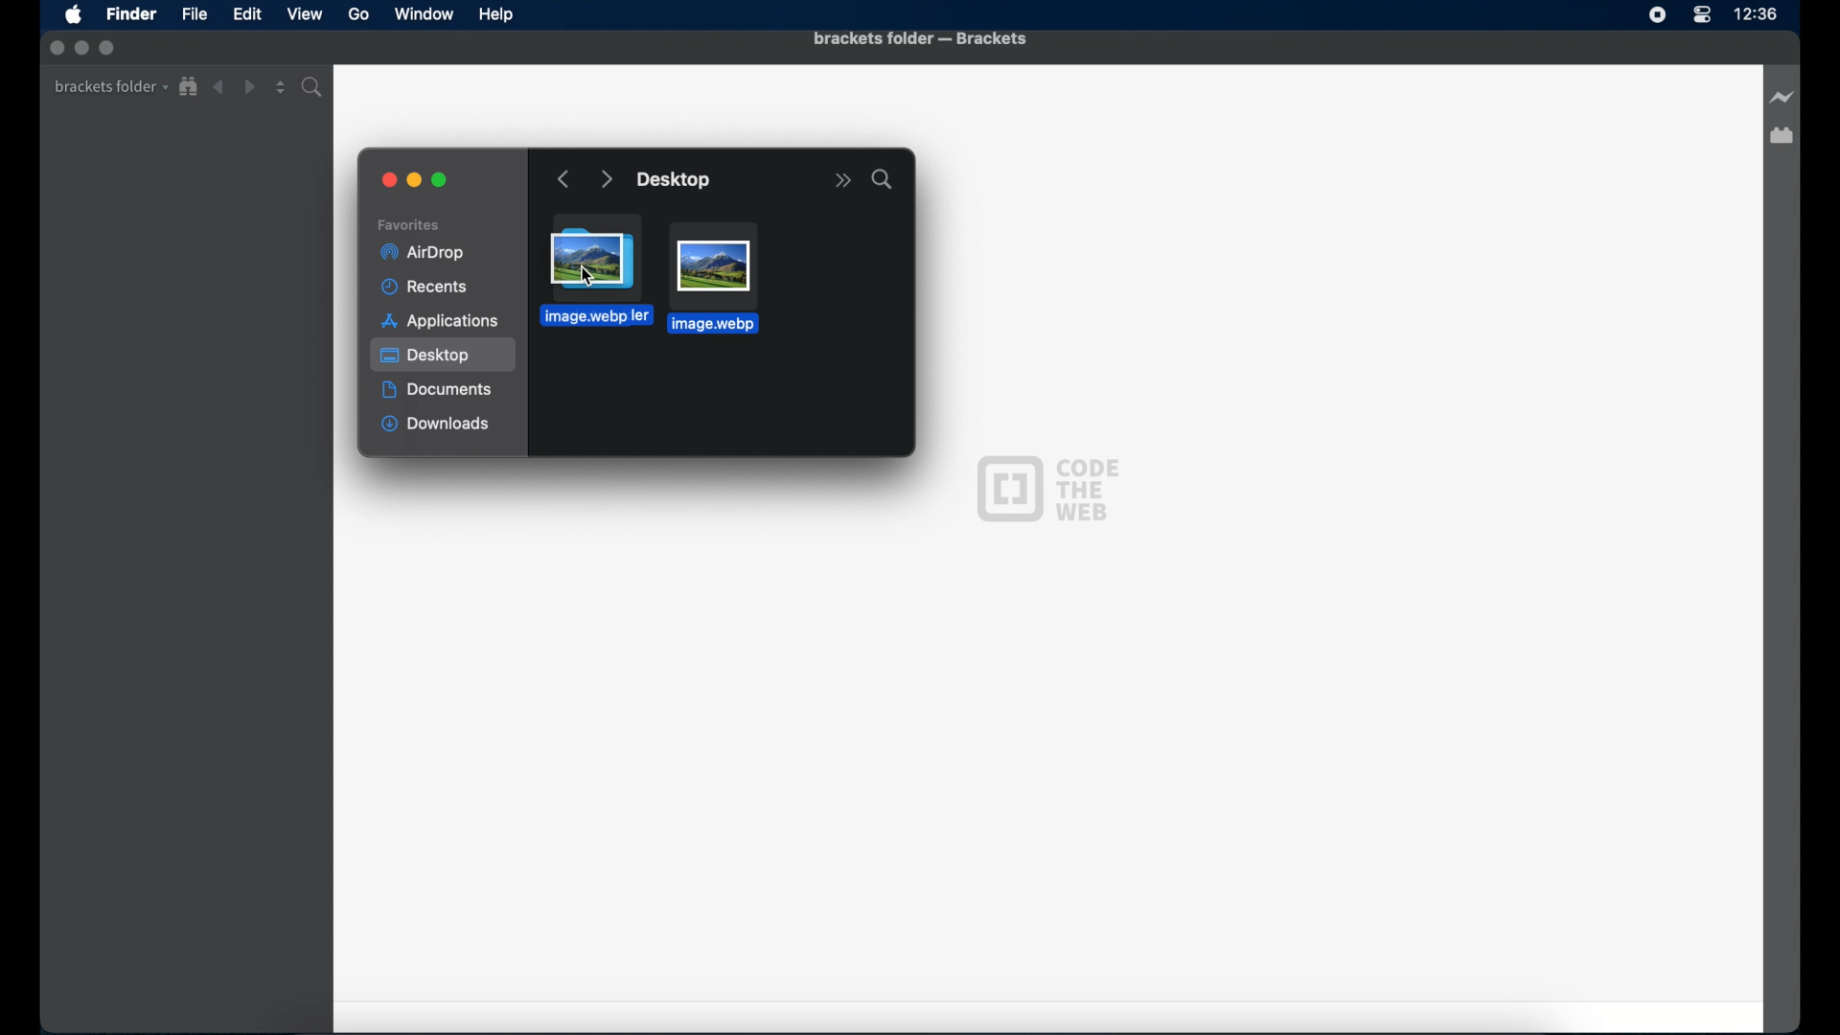 The height and width of the screenshot is (1035, 1840). Describe the element at coordinates (195, 13) in the screenshot. I see `File` at that location.